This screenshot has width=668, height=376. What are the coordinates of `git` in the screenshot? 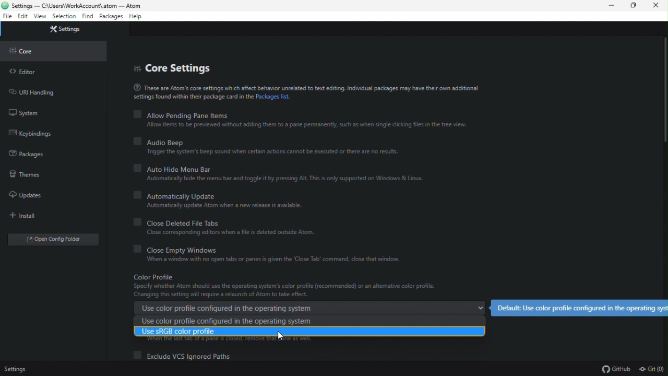 It's located at (652, 368).